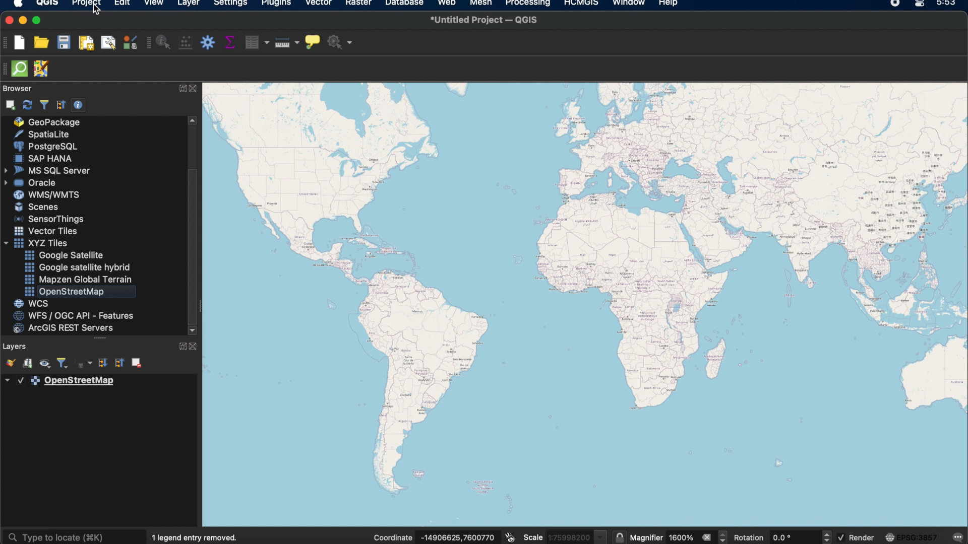 The height and width of the screenshot is (544, 968). I want to click on scroll down arrow, so click(193, 330).